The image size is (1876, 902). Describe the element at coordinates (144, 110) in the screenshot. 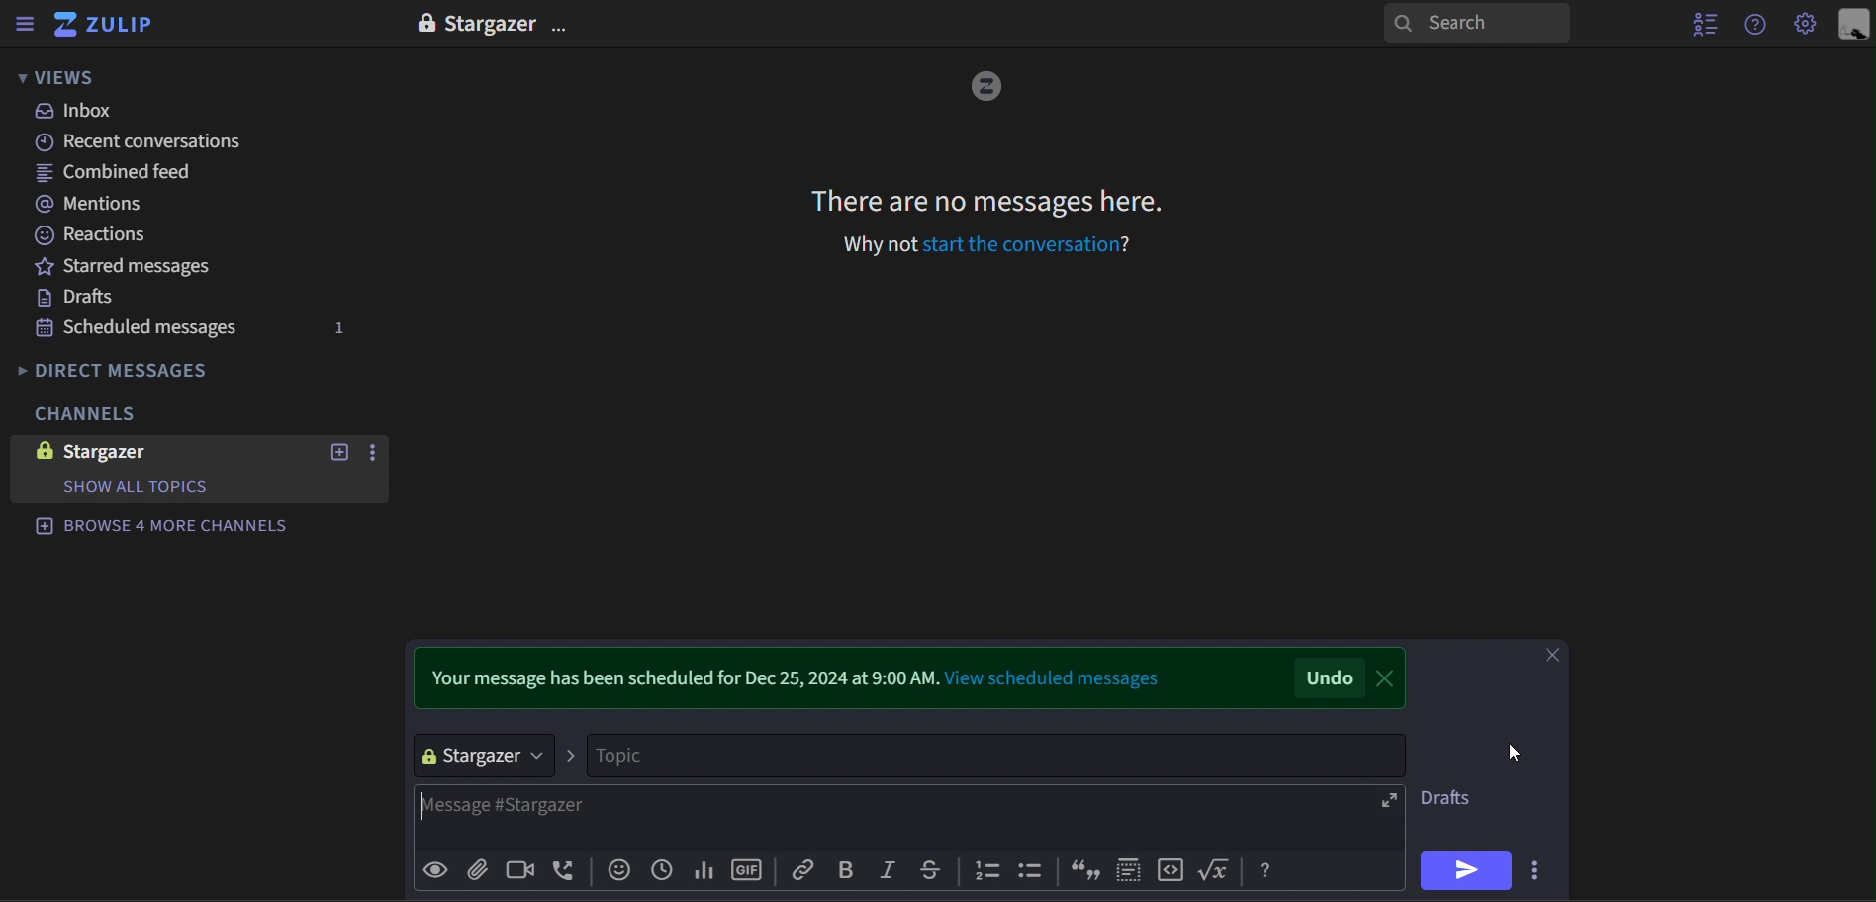

I see `inbox` at that location.